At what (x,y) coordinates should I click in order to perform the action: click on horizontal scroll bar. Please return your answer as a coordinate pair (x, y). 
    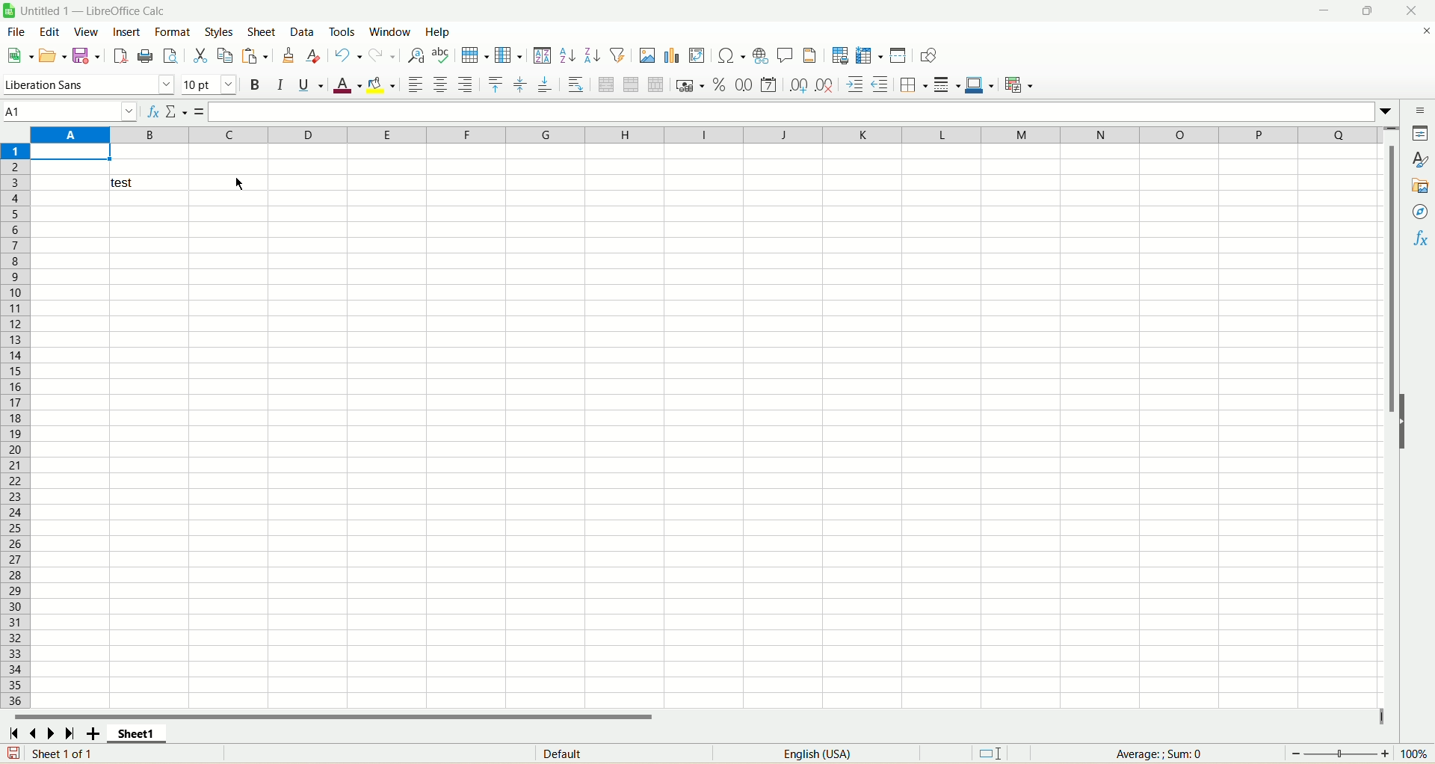
    Looking at the image, I should click on (696, 715).